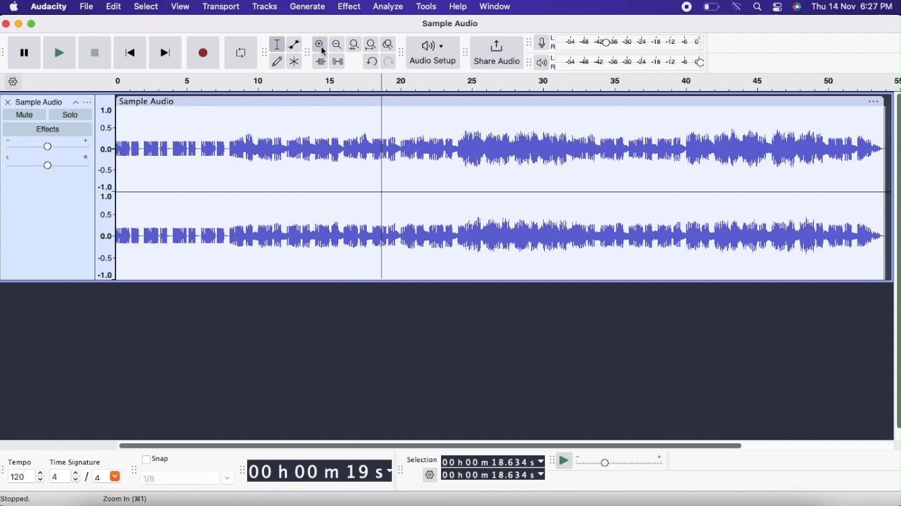 The height and width of the screenshot is (506, 901). Describe the element at coordinates (371, 61) in the screenshot. I see `Undo` at that location.